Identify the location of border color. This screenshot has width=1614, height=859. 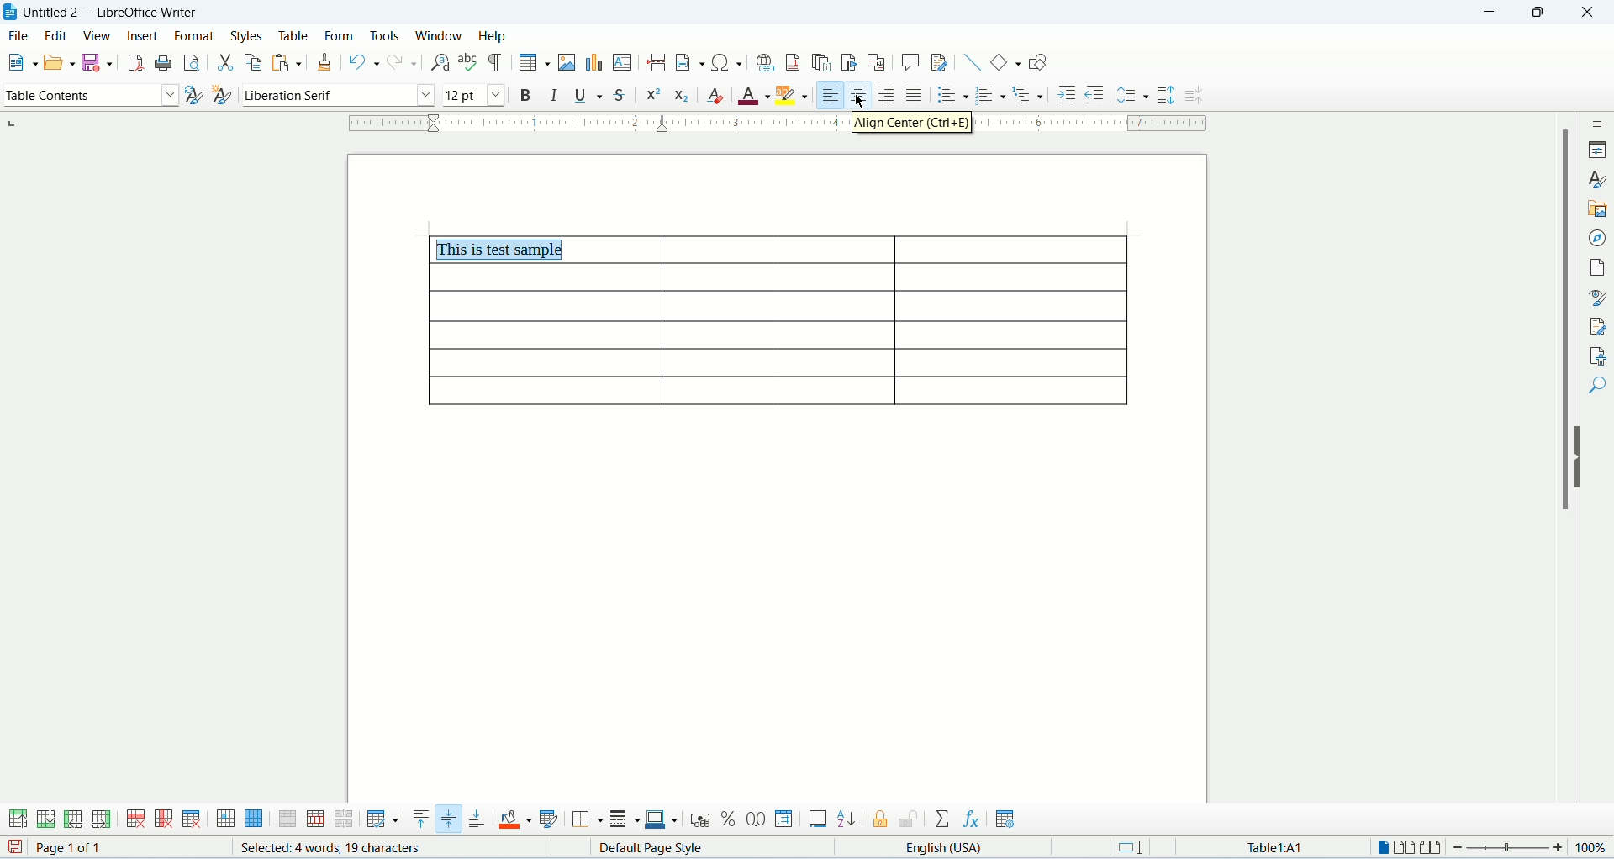
(662, 821).